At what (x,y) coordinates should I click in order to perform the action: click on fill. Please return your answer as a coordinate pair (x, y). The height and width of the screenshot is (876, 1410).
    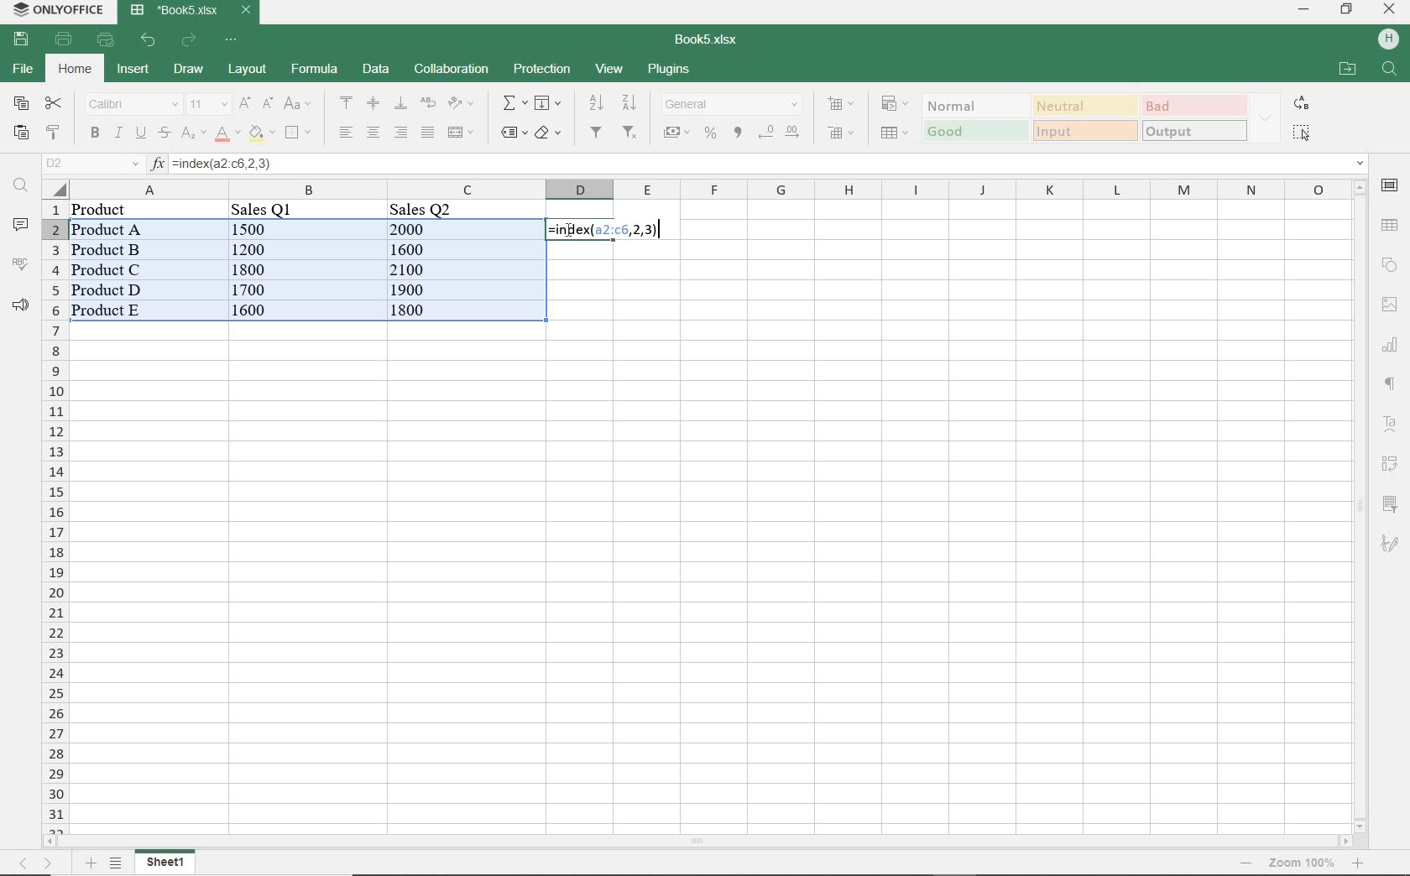
    Looking at the image, I should click on (546, 103).